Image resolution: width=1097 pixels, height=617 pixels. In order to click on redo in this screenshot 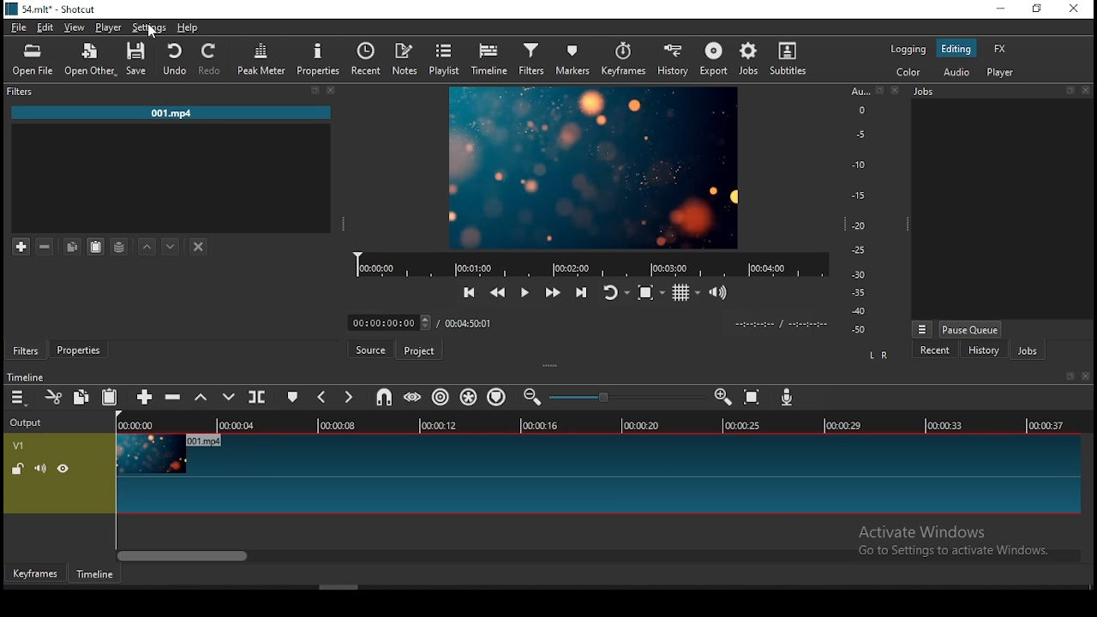, I will do `click(212, 59)`.